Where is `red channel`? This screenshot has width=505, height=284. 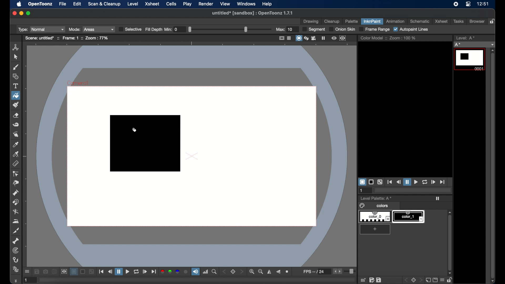 red channel is located at coordinates (162, 272).